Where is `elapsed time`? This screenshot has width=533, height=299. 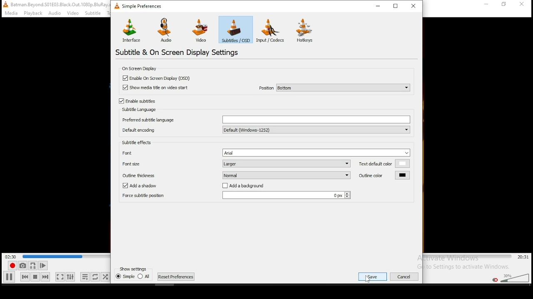
elapsed time is located at coordinates (11, 256).